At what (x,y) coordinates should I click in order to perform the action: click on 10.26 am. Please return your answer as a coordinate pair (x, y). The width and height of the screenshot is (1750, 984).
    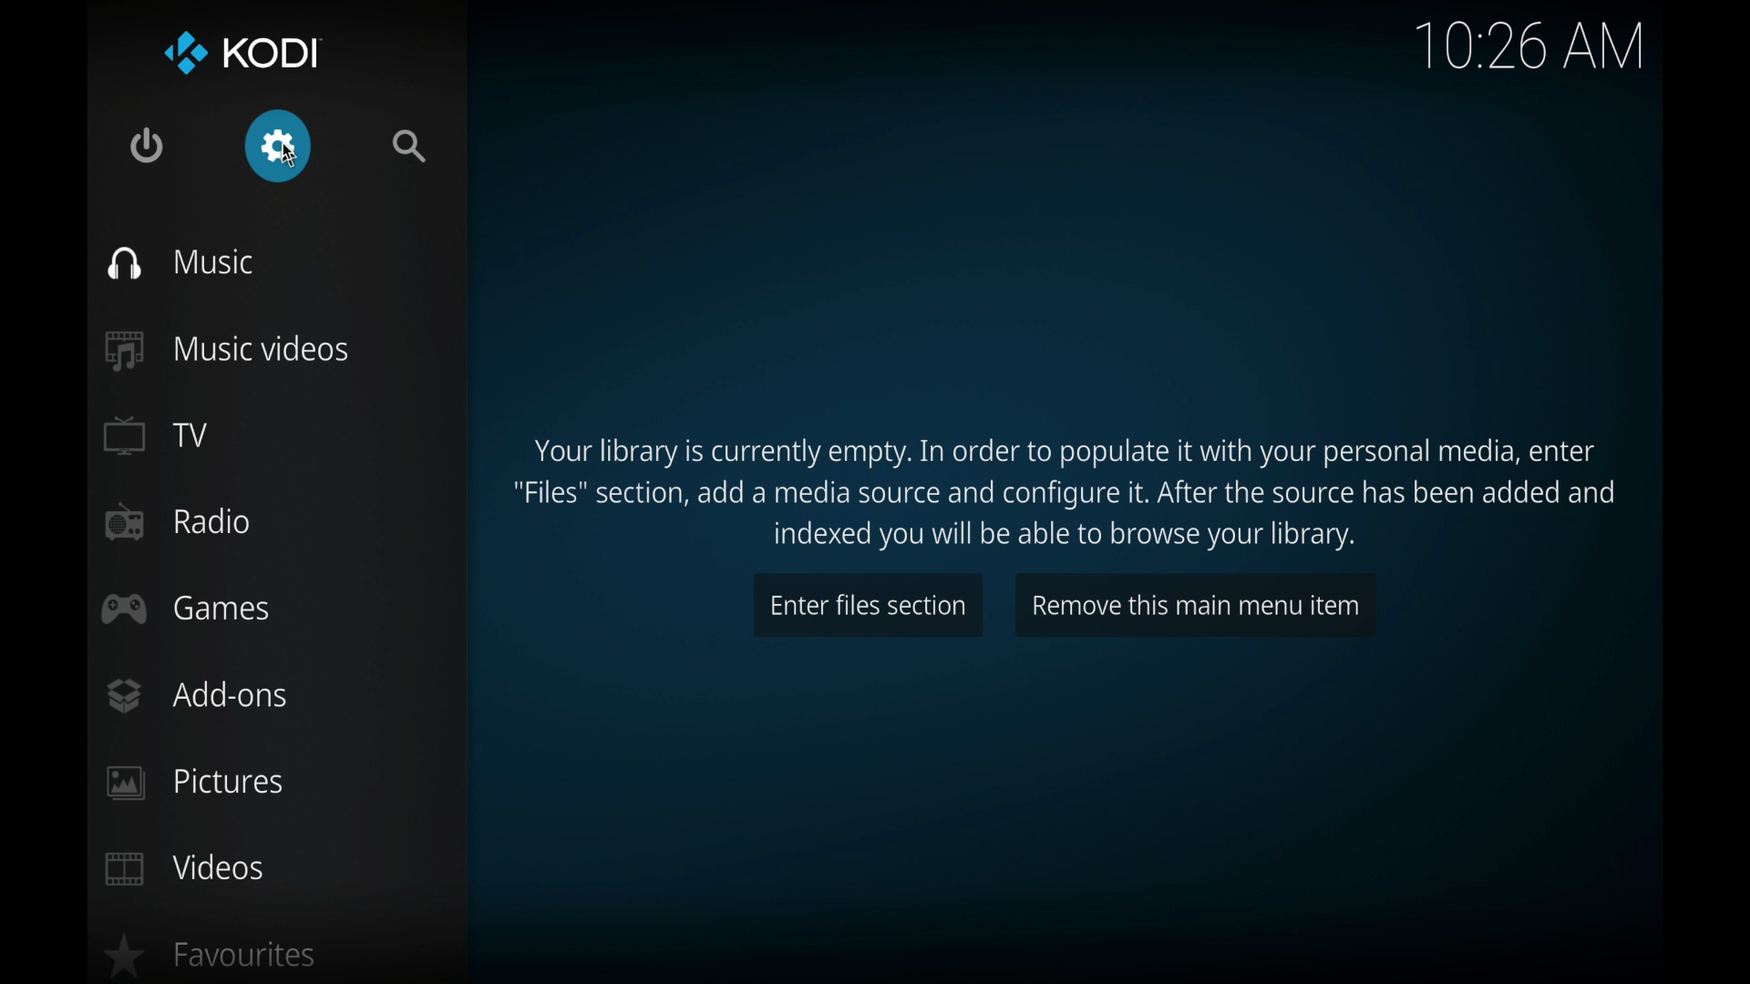
    Looking at the image, I should click on (1532, 47).